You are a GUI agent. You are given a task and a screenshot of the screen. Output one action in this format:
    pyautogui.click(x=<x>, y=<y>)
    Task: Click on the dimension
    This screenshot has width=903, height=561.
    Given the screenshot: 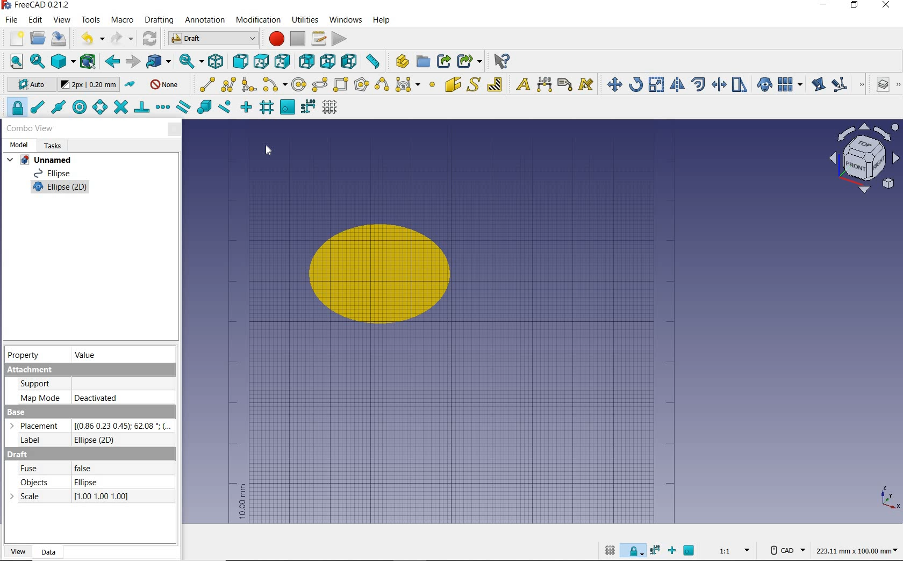 What is the action you would take?
    pyautogui.click(x=544, y=85)
    